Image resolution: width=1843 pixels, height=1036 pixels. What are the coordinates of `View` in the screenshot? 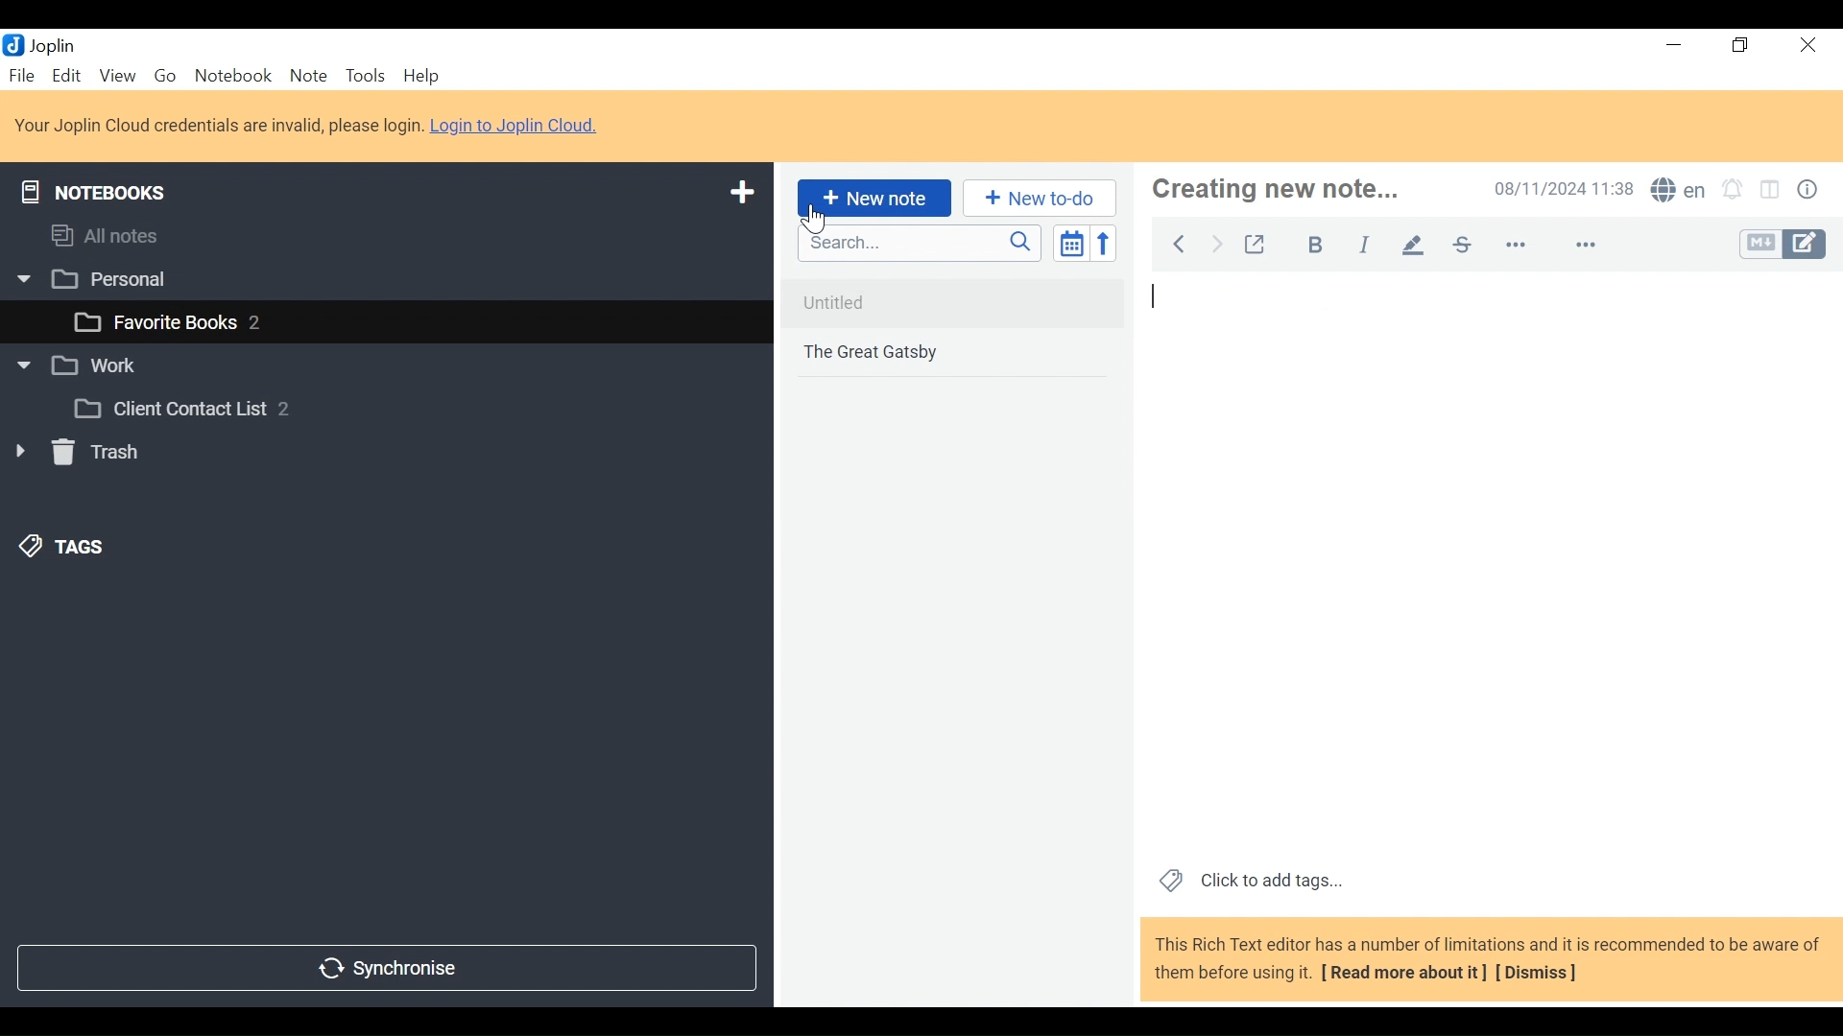 It's located at (117, 77).